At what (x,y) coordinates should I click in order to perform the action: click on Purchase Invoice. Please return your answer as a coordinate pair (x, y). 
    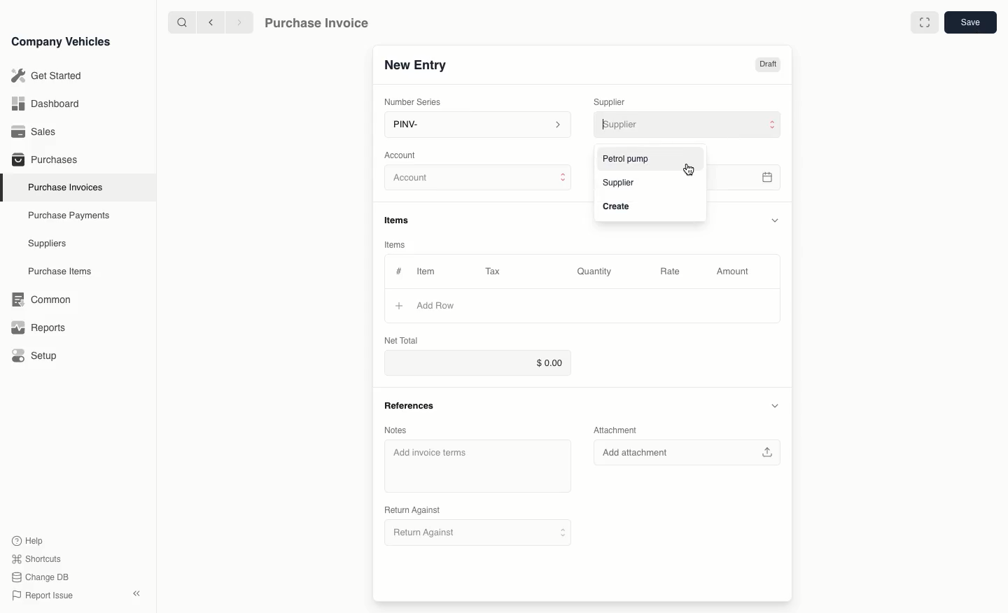
    Looking at the image, I should click on (326, 22).